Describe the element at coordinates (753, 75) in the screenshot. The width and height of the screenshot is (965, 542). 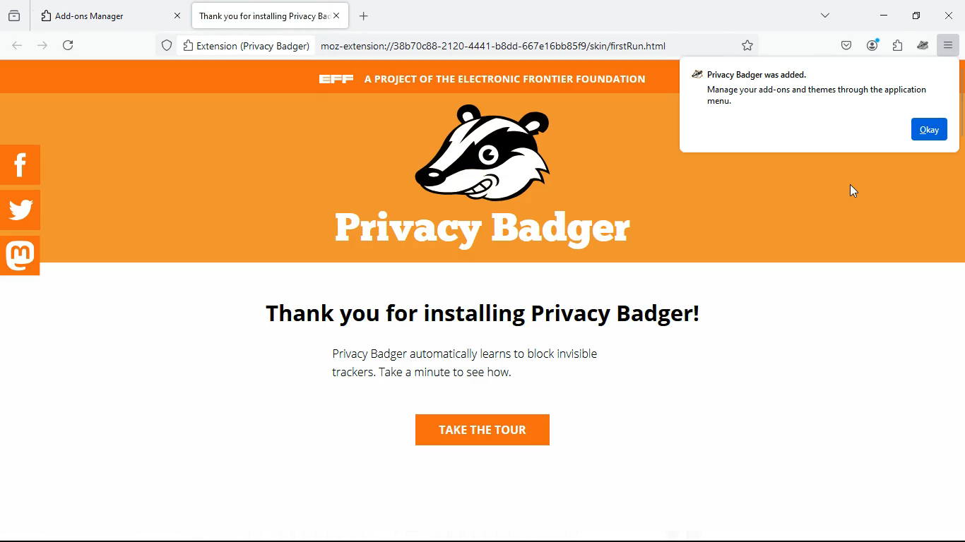
I see `Privacy Badger was added.` at that location.